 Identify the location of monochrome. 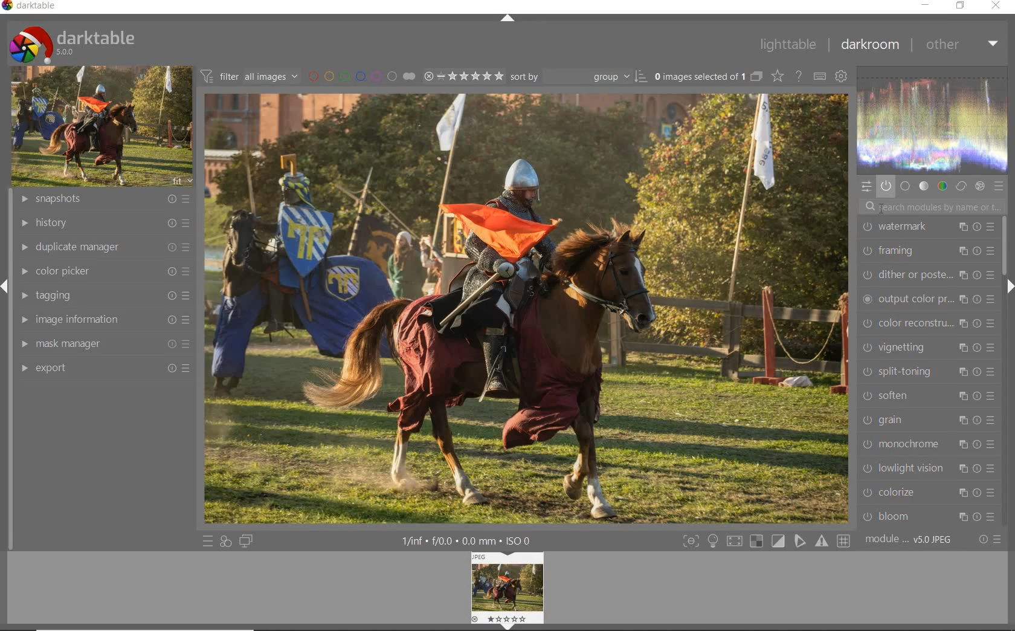
(926, 445).